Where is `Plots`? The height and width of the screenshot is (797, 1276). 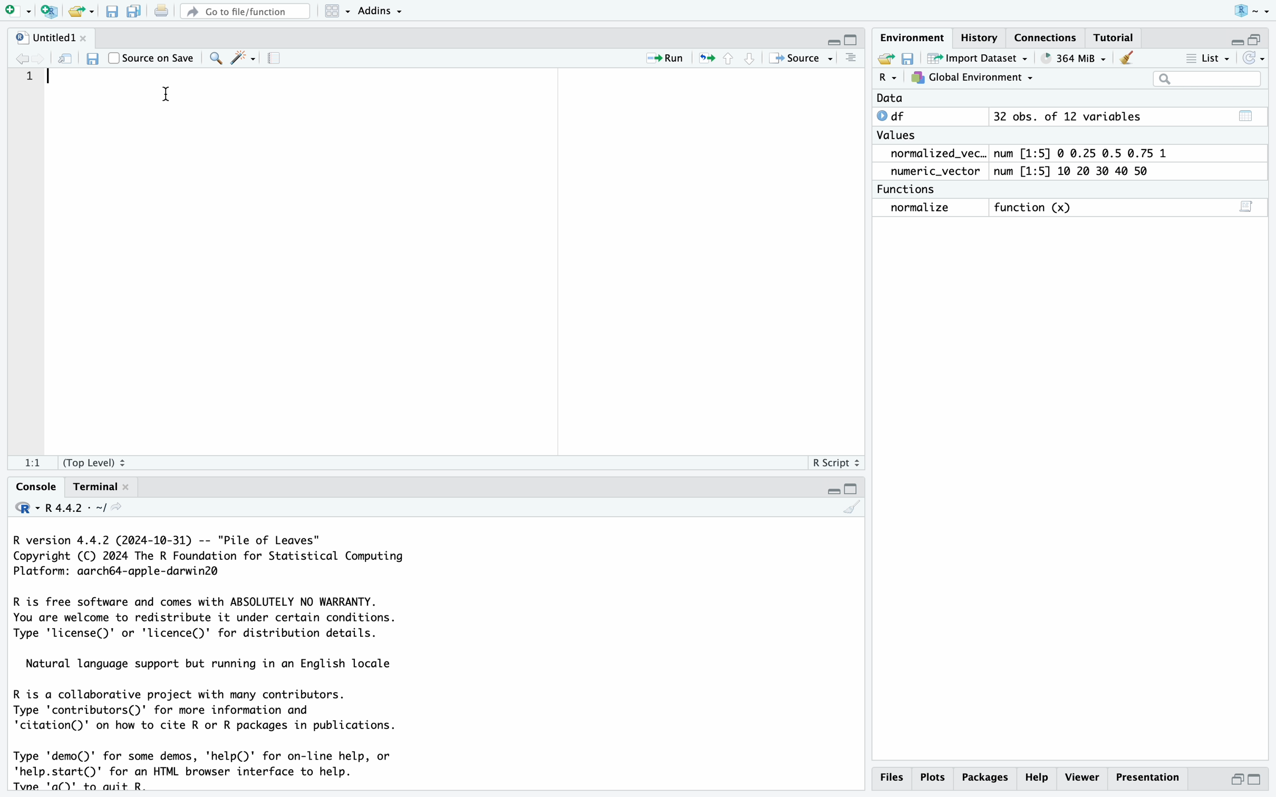
Plots is located at coordinates (934, 776).